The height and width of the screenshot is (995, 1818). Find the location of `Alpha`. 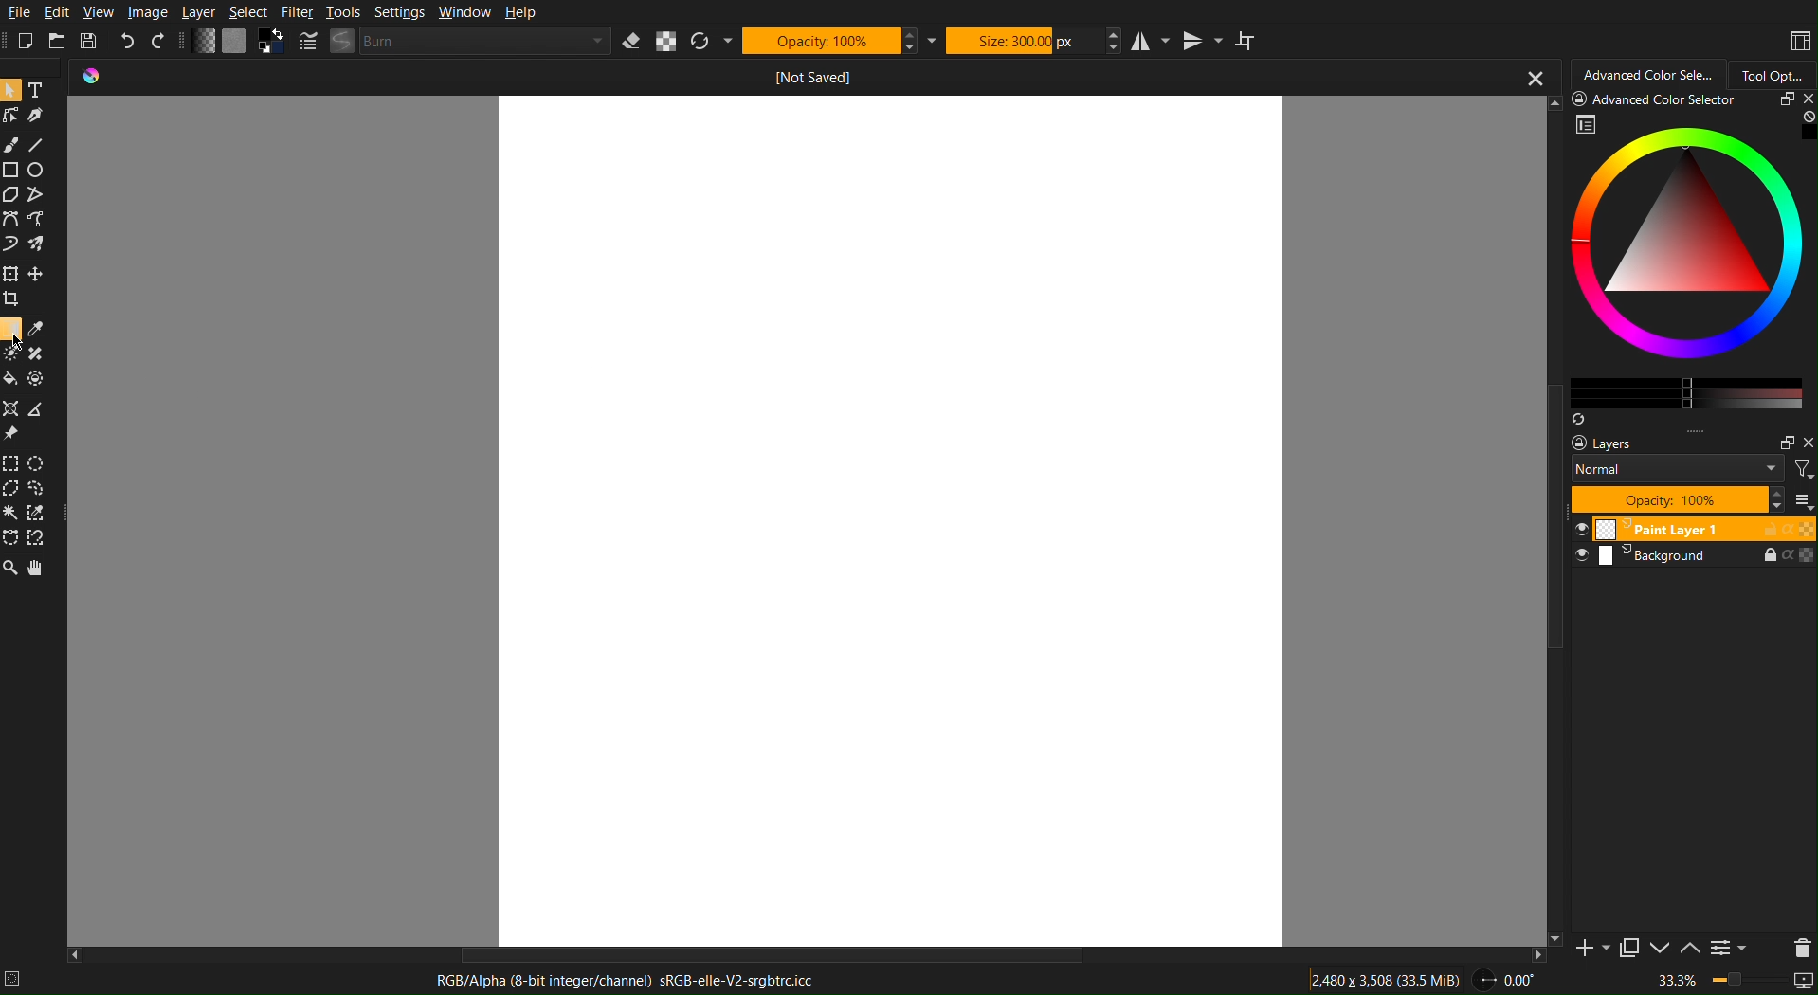

Alpha is located at coordinates (666, 41).